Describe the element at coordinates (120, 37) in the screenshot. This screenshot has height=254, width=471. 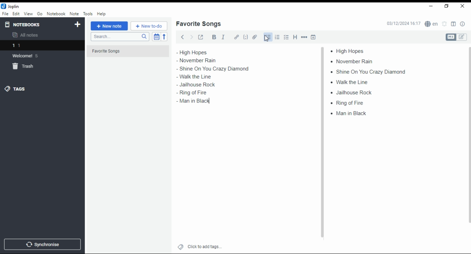
I see `search` at that location.